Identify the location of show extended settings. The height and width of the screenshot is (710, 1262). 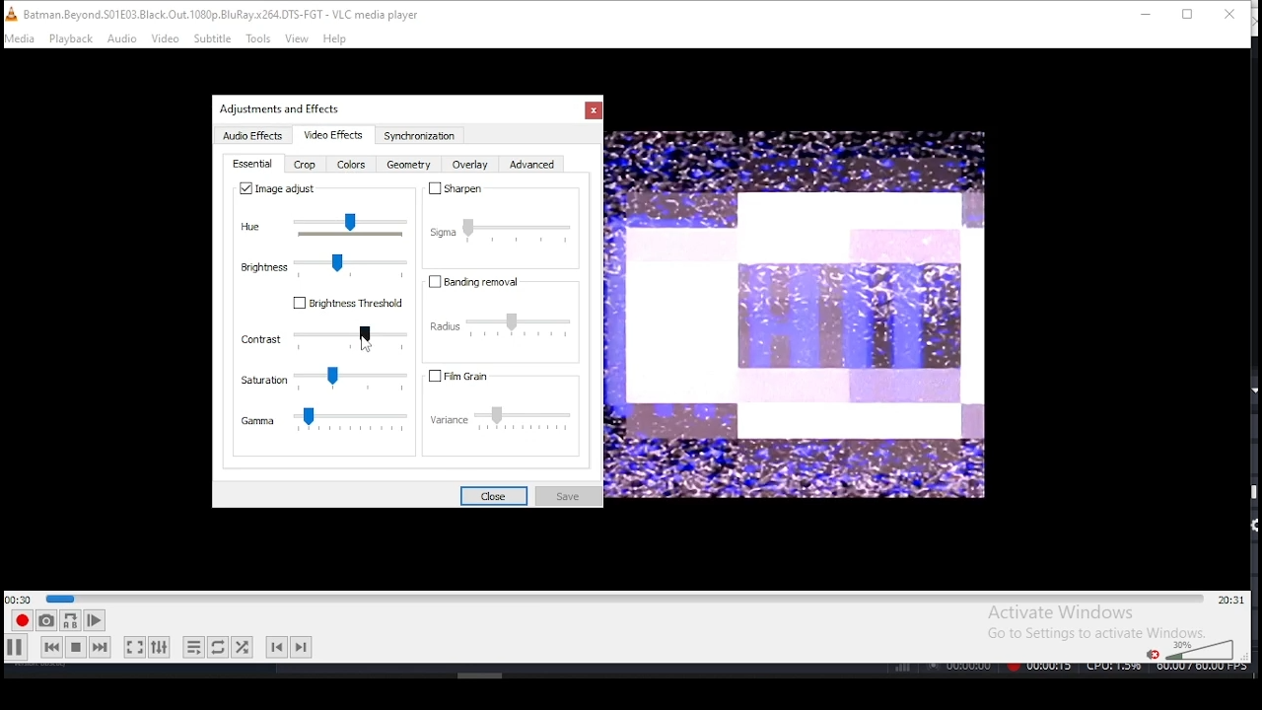
(161, 648).